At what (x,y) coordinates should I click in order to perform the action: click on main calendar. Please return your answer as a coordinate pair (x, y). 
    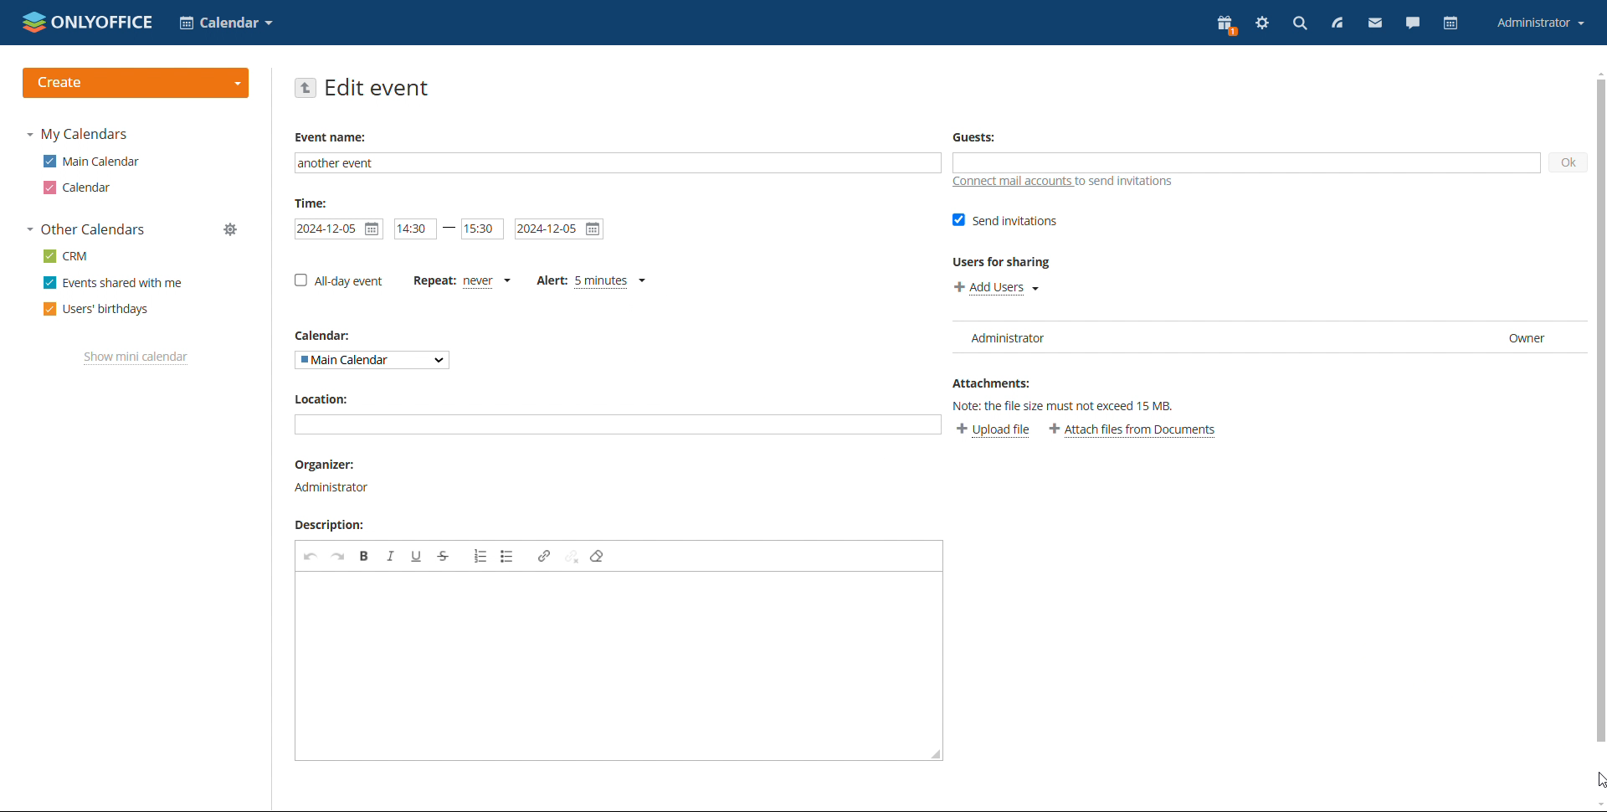
    Looking at the image, I should click on (91, 162).